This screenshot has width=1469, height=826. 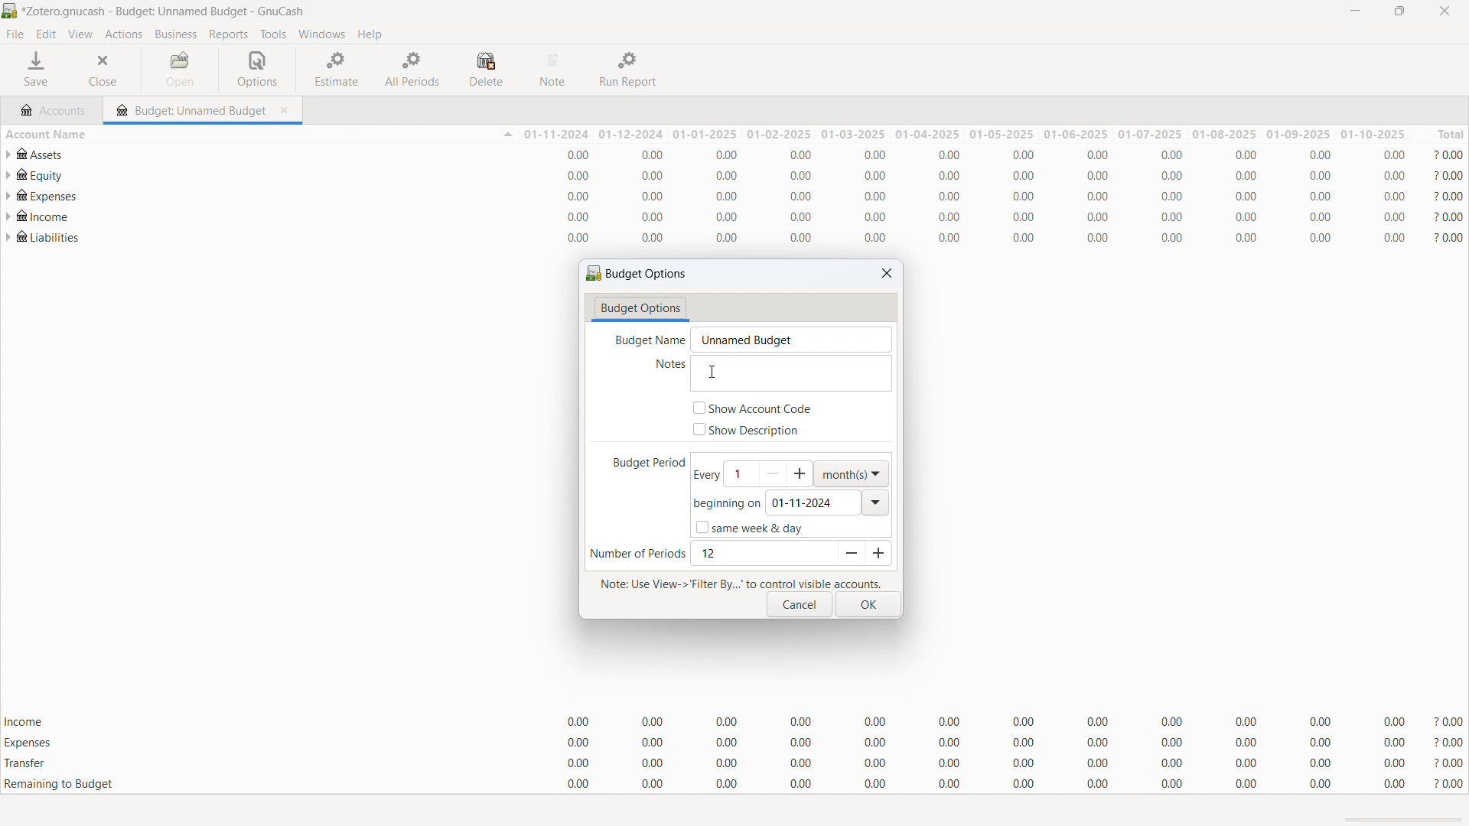 What do you see at coordinates (9, 195) in the screenshot?
I see `expand subaccounts` at bounding box center [9, 195].